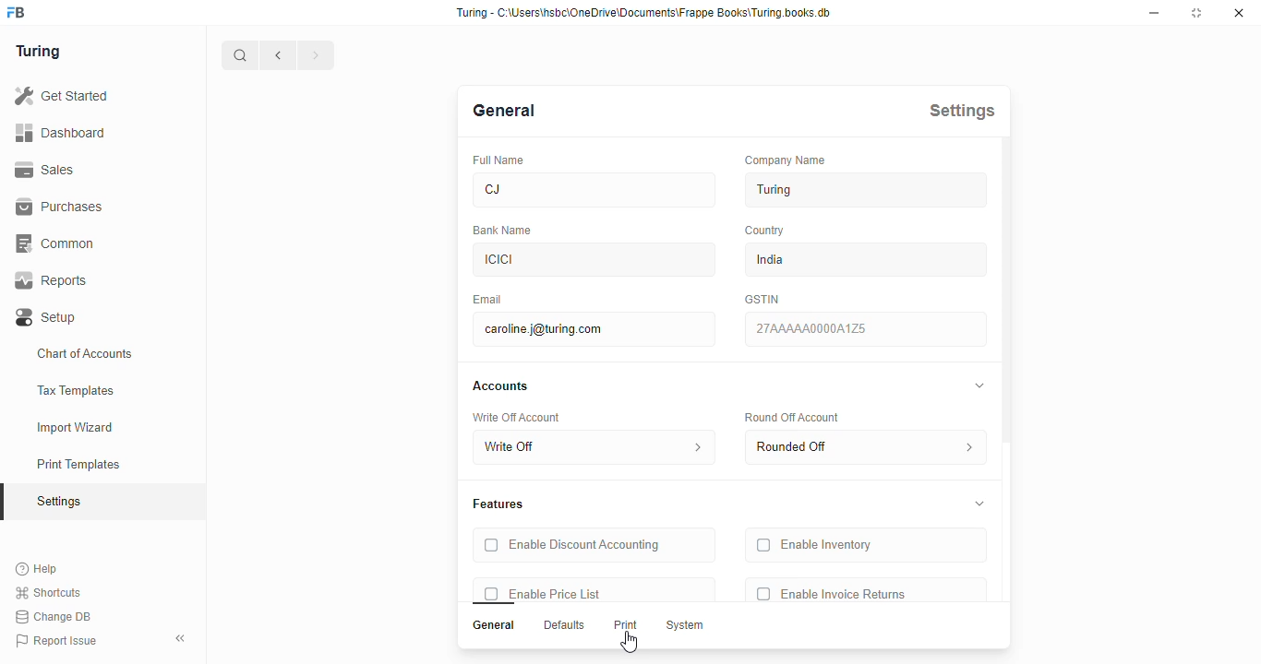 The width and height of the screenshot is (1261, 664). Describe the element at coordinates (593, 329) in the screenshot. I see `caroline.j@turing.com` at that location.